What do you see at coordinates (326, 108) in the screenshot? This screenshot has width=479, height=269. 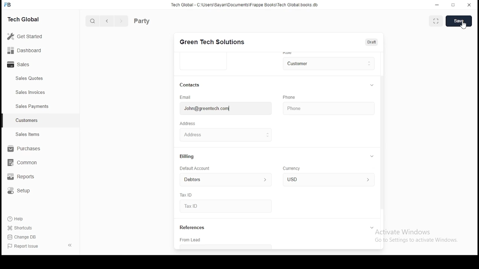 I see `phone` at bounding box center [326, 108].